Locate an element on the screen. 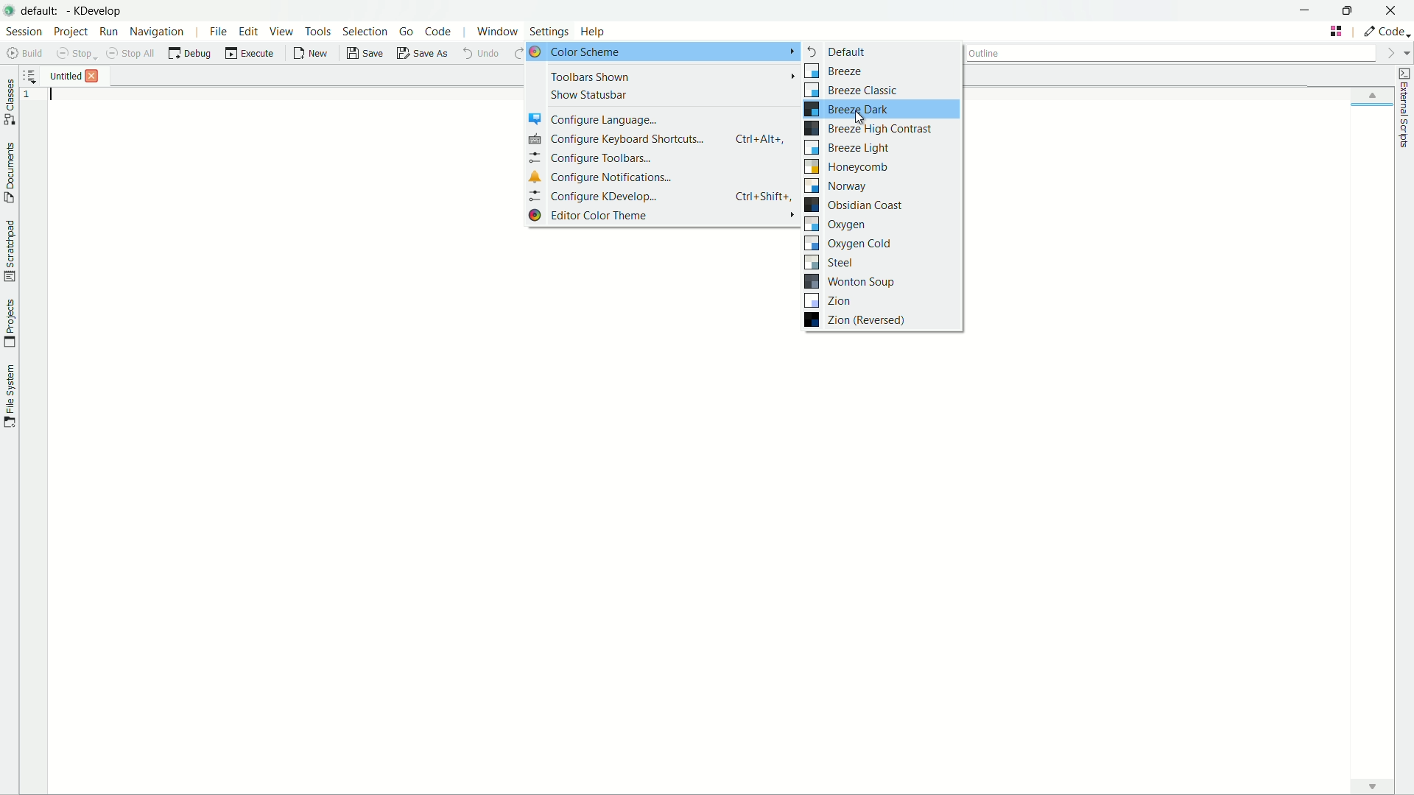 This screenshot has width=1414, height=795. toggle documents is located at coordinates (12, 174).